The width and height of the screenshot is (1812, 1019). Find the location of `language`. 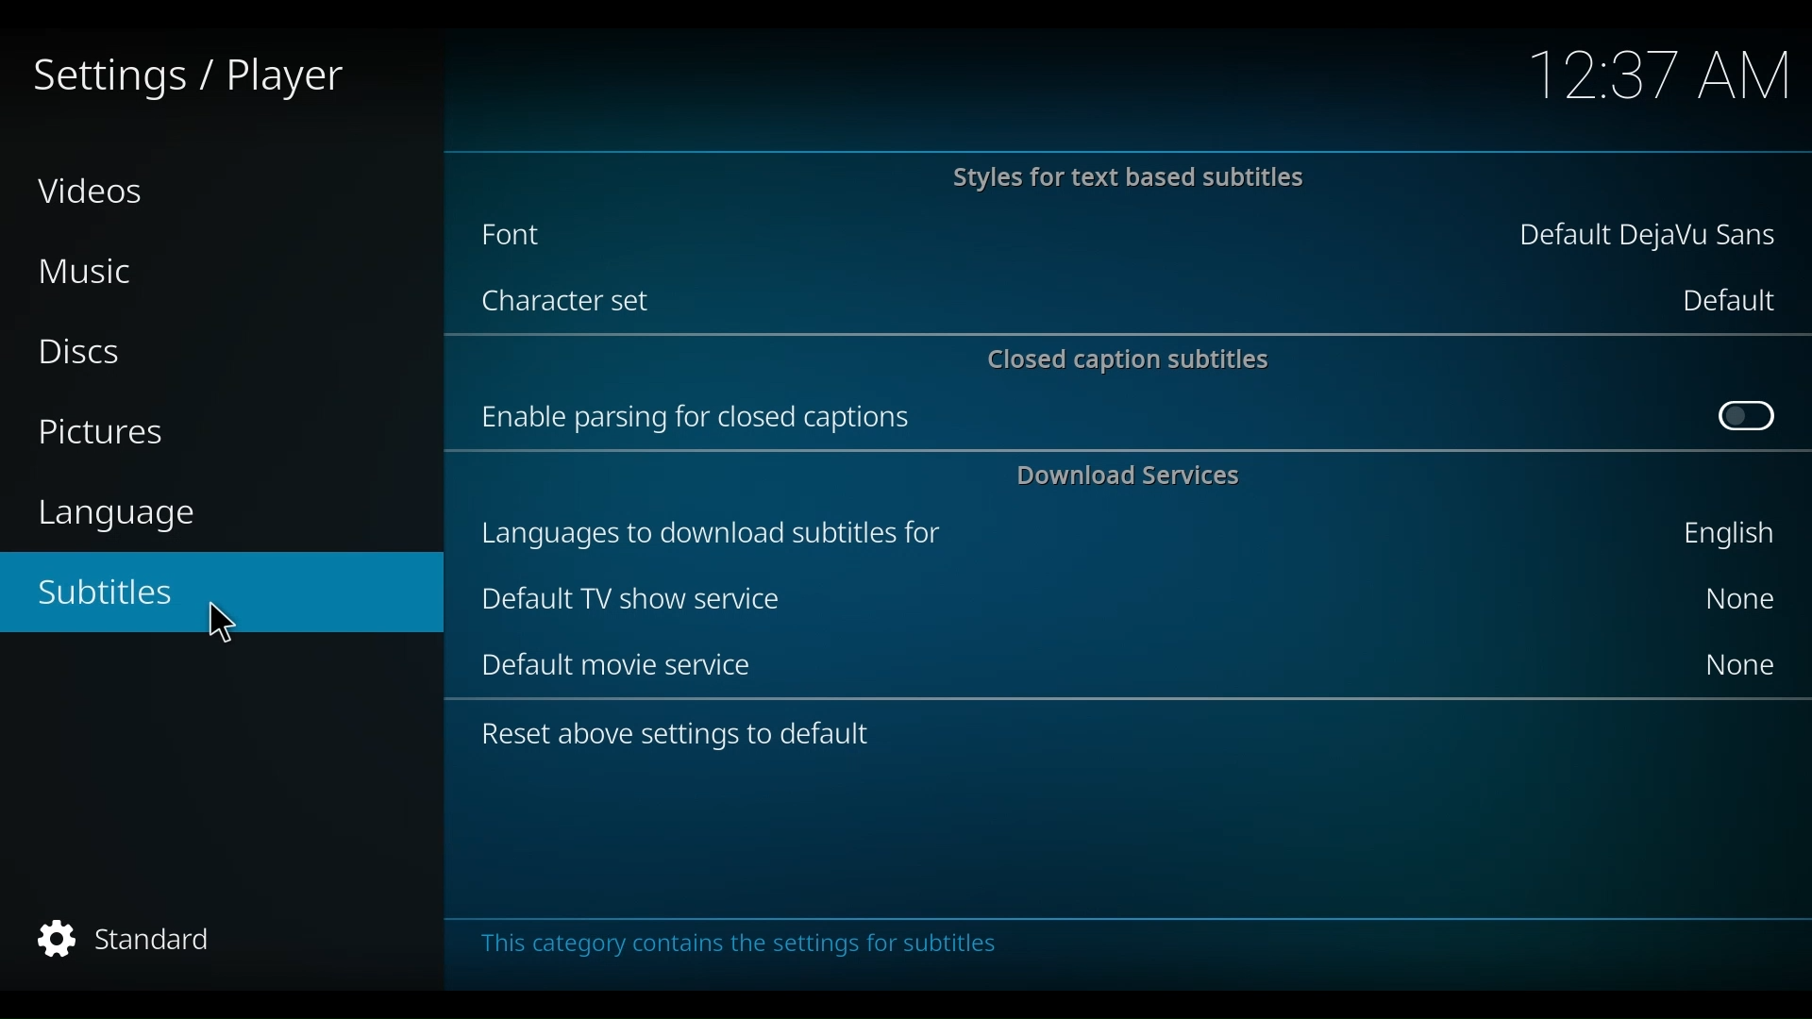

language is located at coordinates (127, 514).